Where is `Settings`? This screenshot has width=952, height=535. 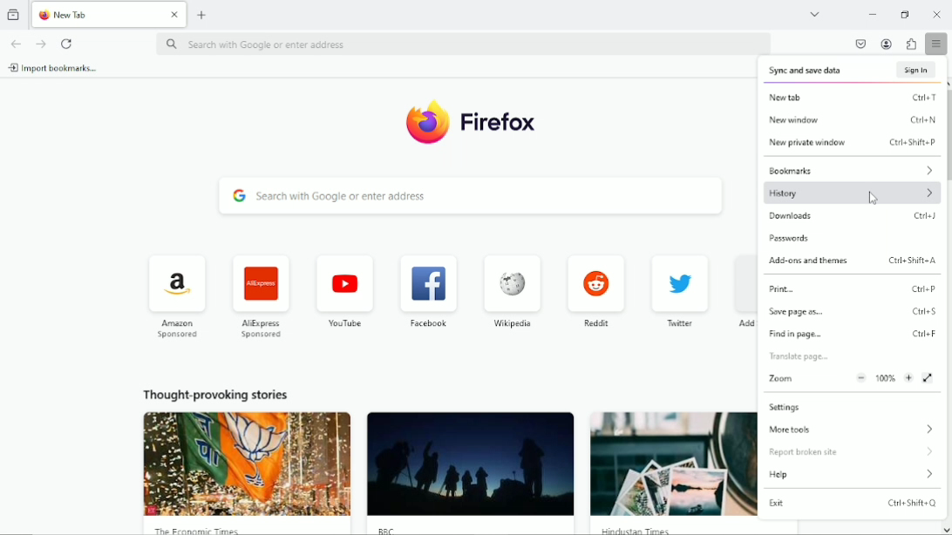
Settings is located at coordinates (792, 408).